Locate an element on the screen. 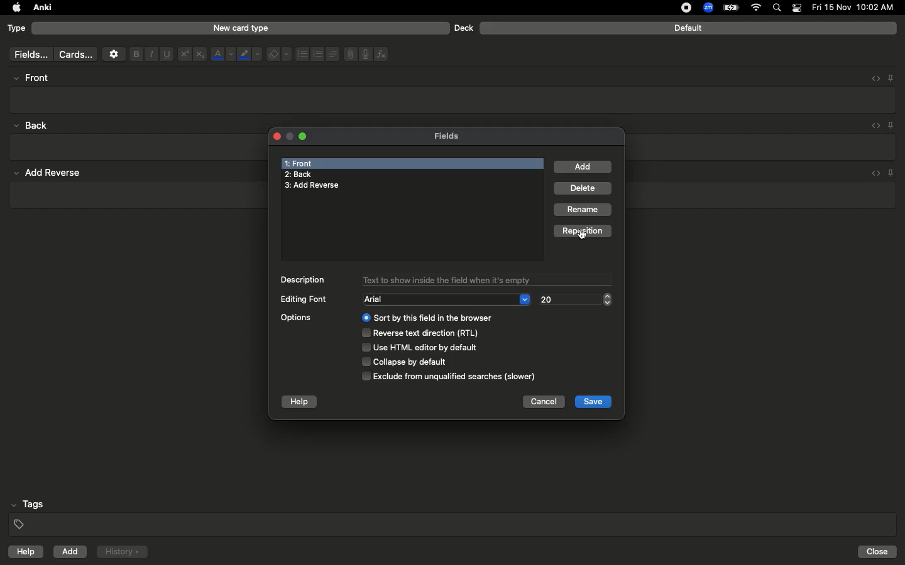  Maximize is located at coordinates (304, 138).